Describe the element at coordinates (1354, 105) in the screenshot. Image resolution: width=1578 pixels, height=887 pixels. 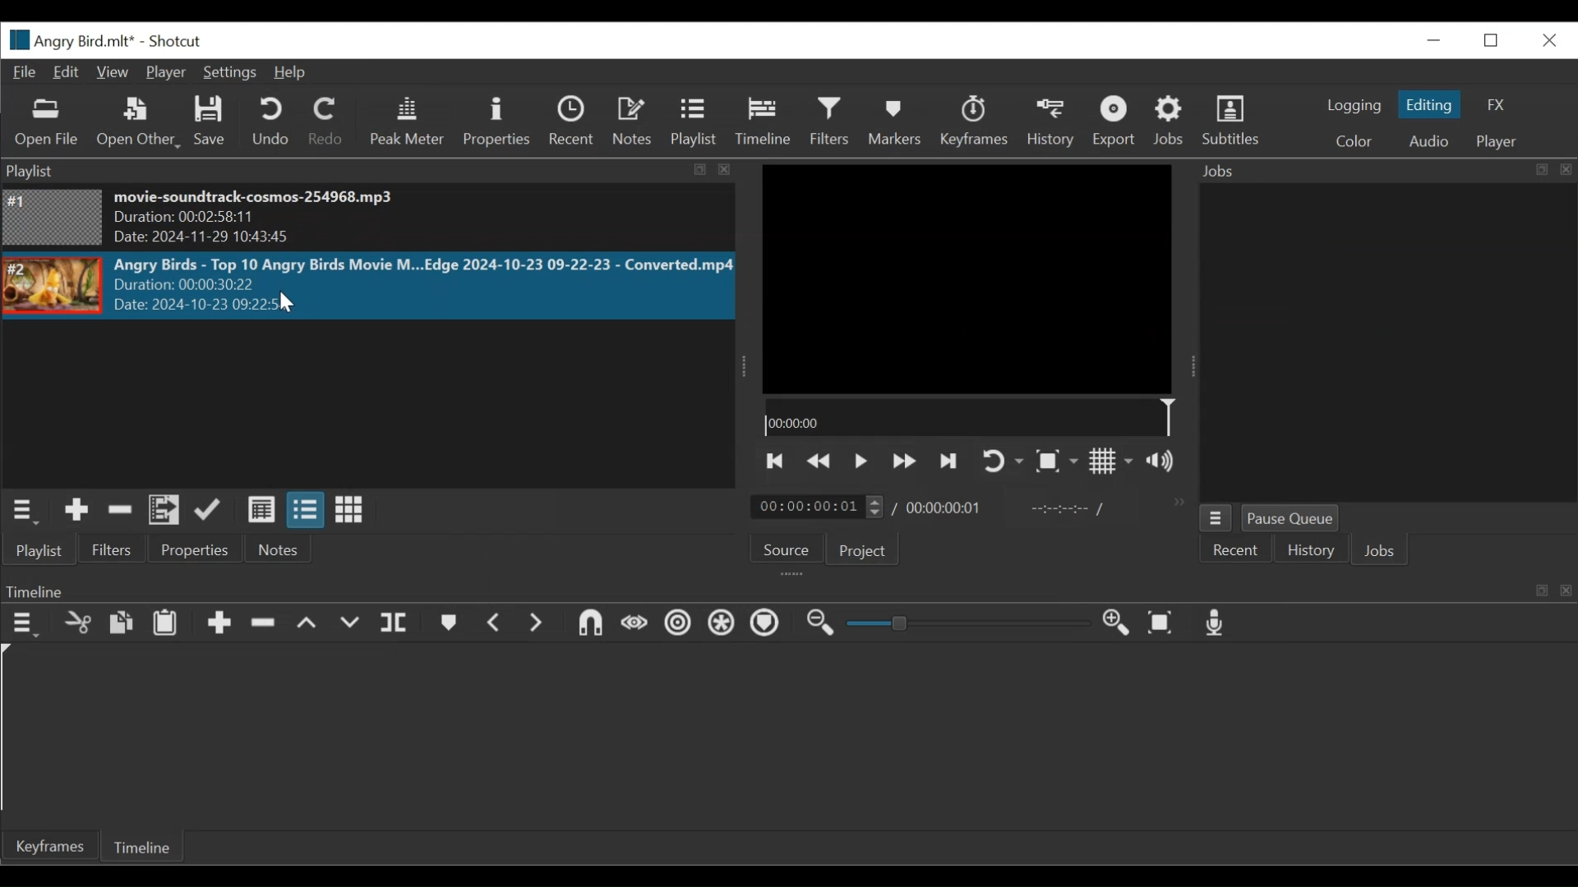
I see `logging` at that location.